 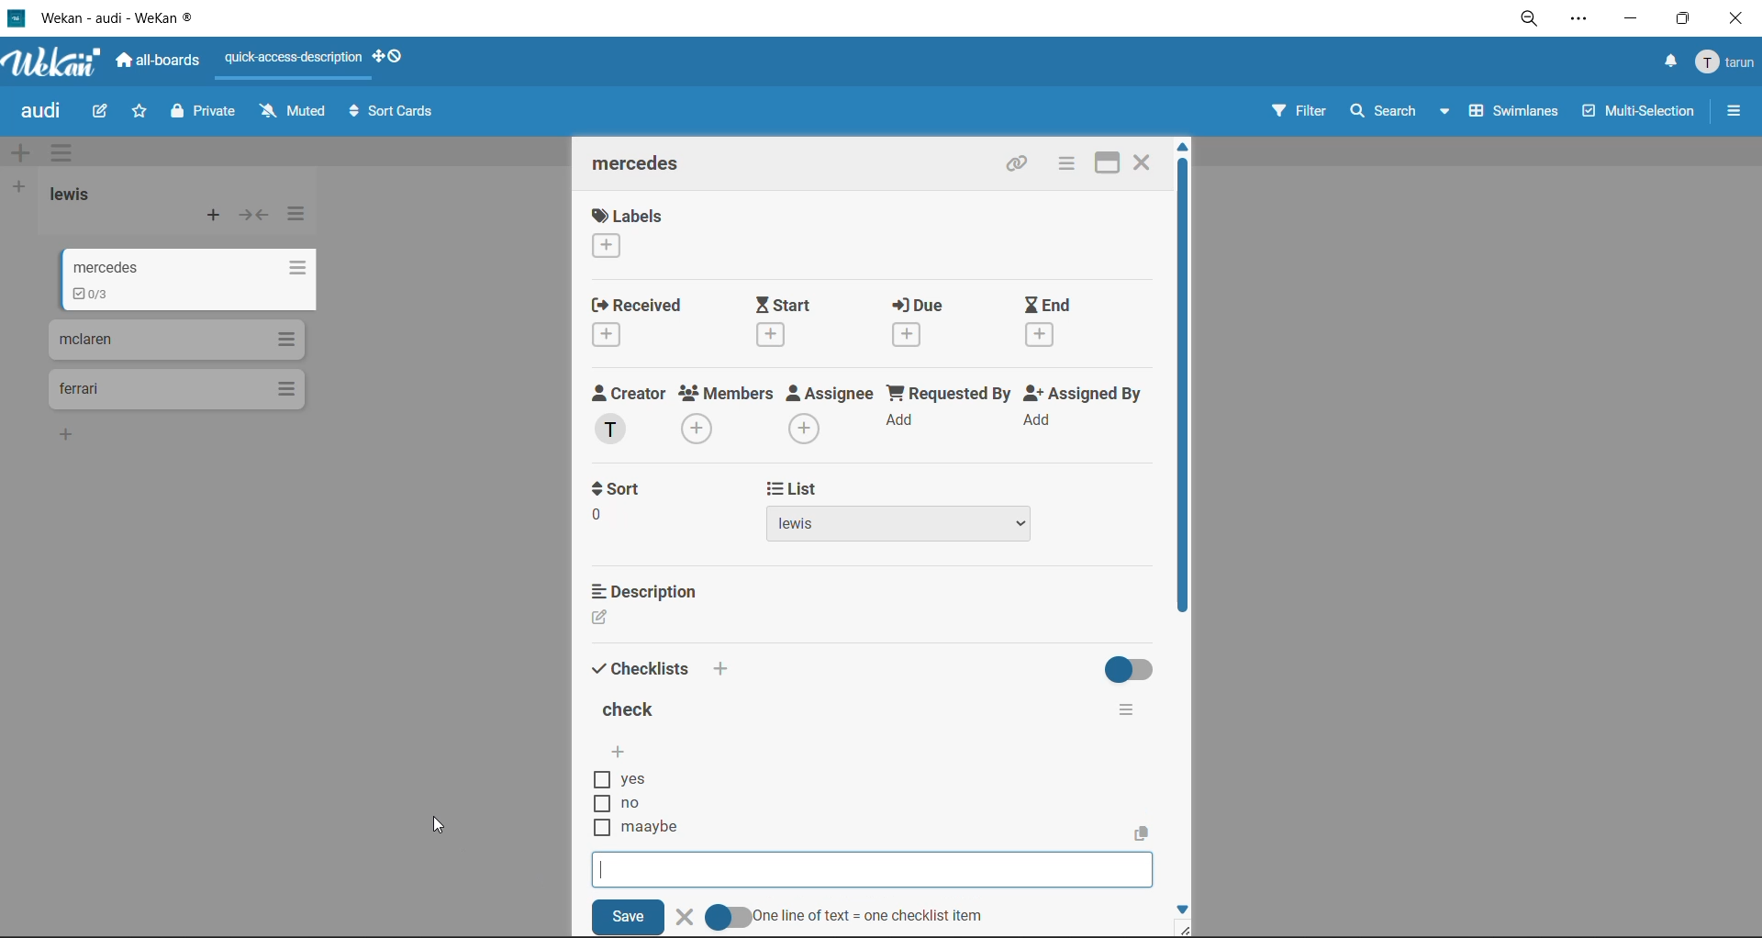 I want to click on quick access description, so click(x=296, y=63).